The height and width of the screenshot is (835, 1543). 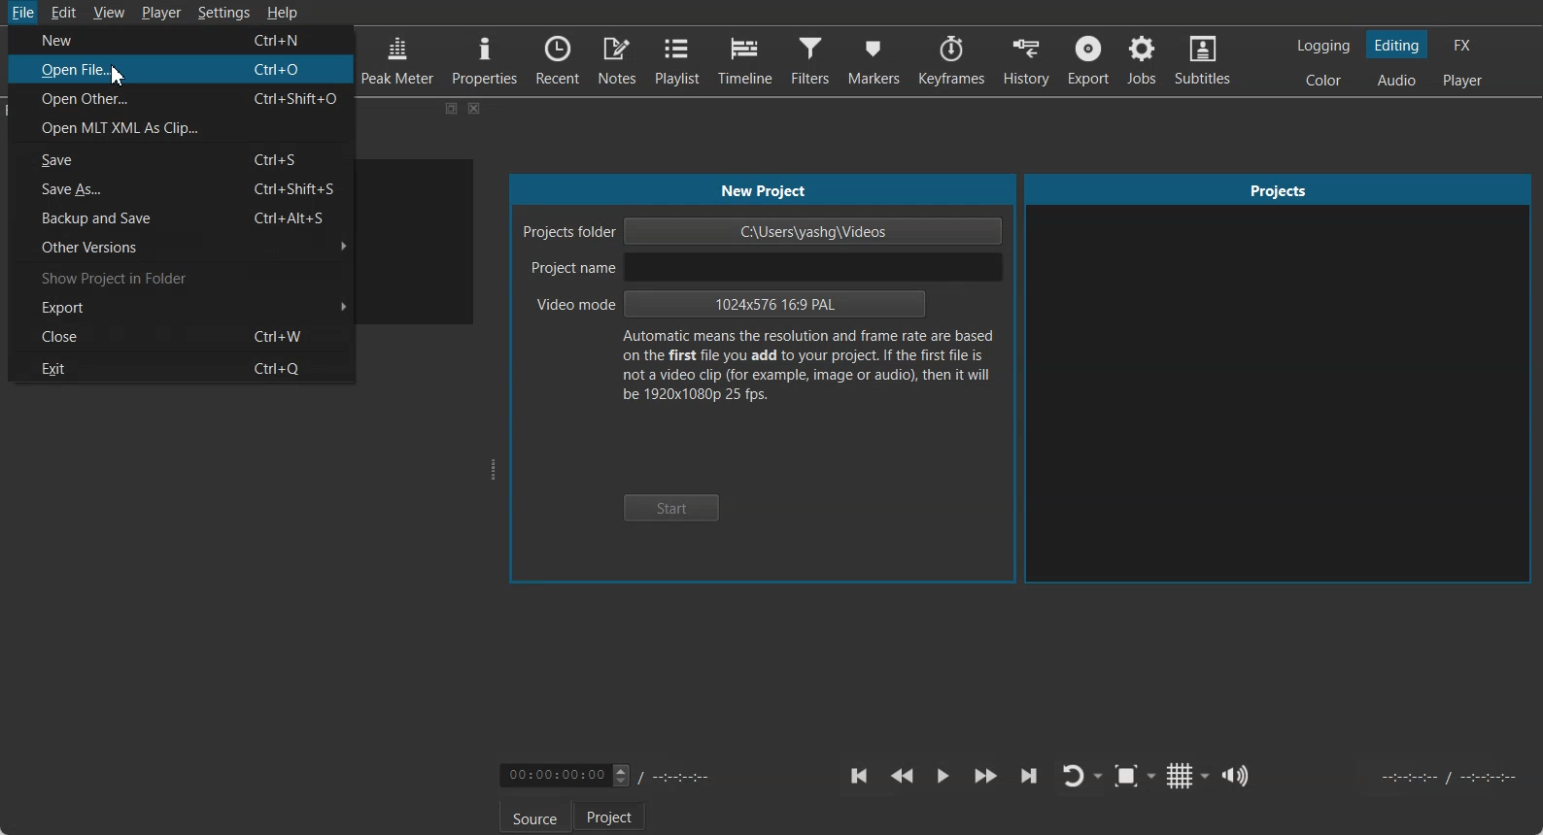 What do you see at coordinates (181, 367) in the screenshot?
I see `Exit` at bounding box center [181, 367].